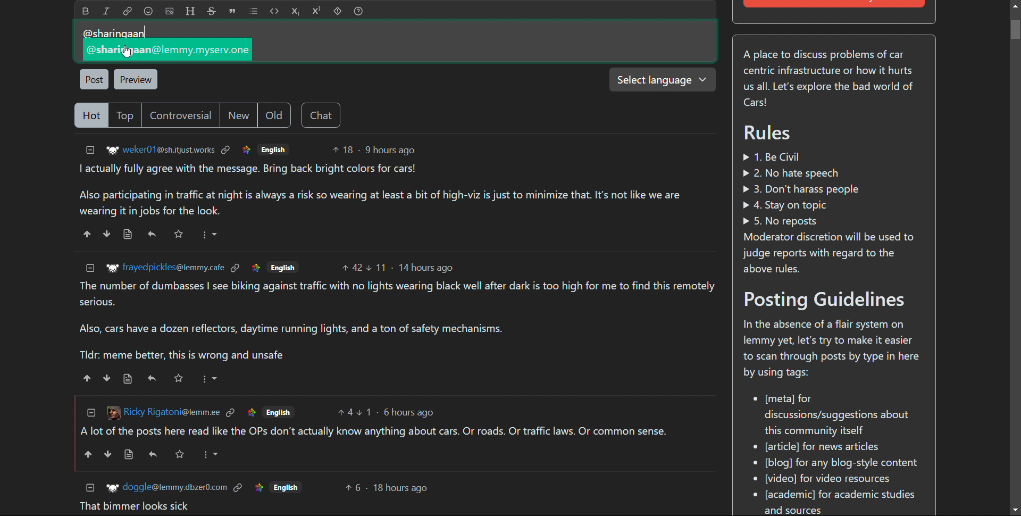 Image resolution: width=1021 pixels, height=516 pixels. I want to click on A place to discuss problems of car
centric infrastructure or how it hurts
us all. Let's explore the bad world of
Cars!

Rules

» 1. Be Civil

» 2. No hate speech

» 3. Don't harass people

> 4. Stay on topic

» 5. No reposts

Moderator discretion will be used to
judge reports with regard to the
above rules.

Posting Guidelines
In the absence of a flair system on
lemmy yet, let's try to make it easier
to scan through posts by type in here
by using tags:

* [meta] for
discussions/suggestions about
this community itself

eo [article] for news articles

[blog] for any blog-style content

* [video] for video resources

* [academic] for academic studies
and sources, so click(833, 279).